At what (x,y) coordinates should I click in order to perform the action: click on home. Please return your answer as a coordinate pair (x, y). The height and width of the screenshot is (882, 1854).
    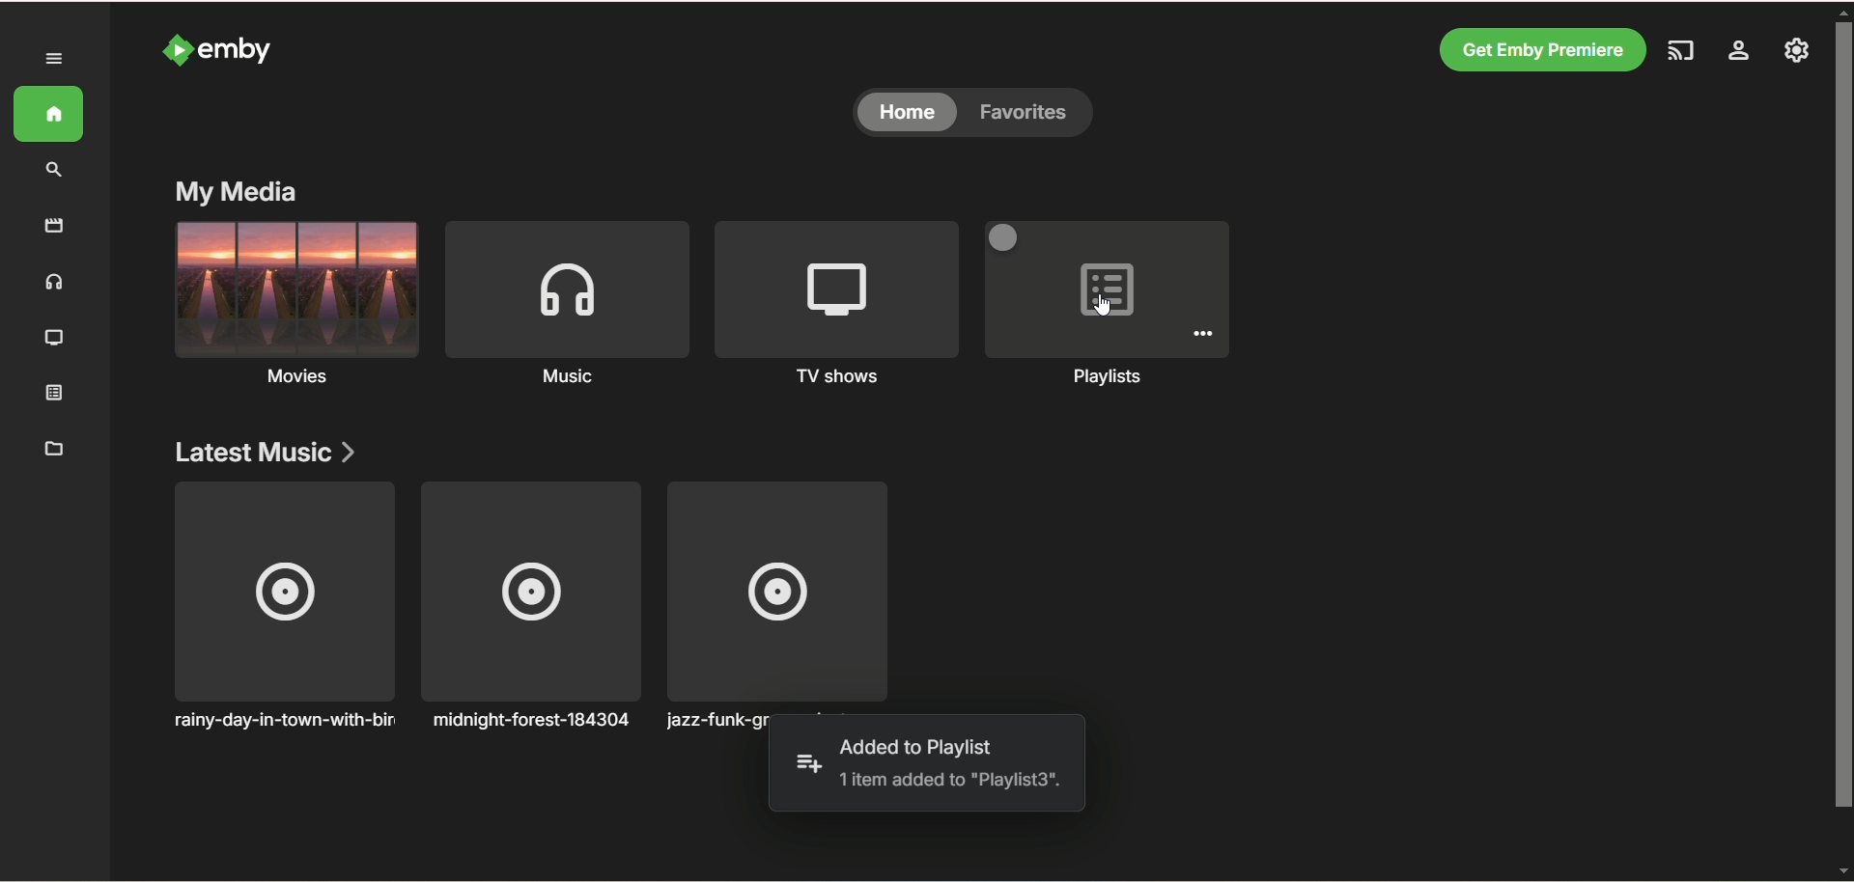
    Looking at the image, I should click on (50, 115).